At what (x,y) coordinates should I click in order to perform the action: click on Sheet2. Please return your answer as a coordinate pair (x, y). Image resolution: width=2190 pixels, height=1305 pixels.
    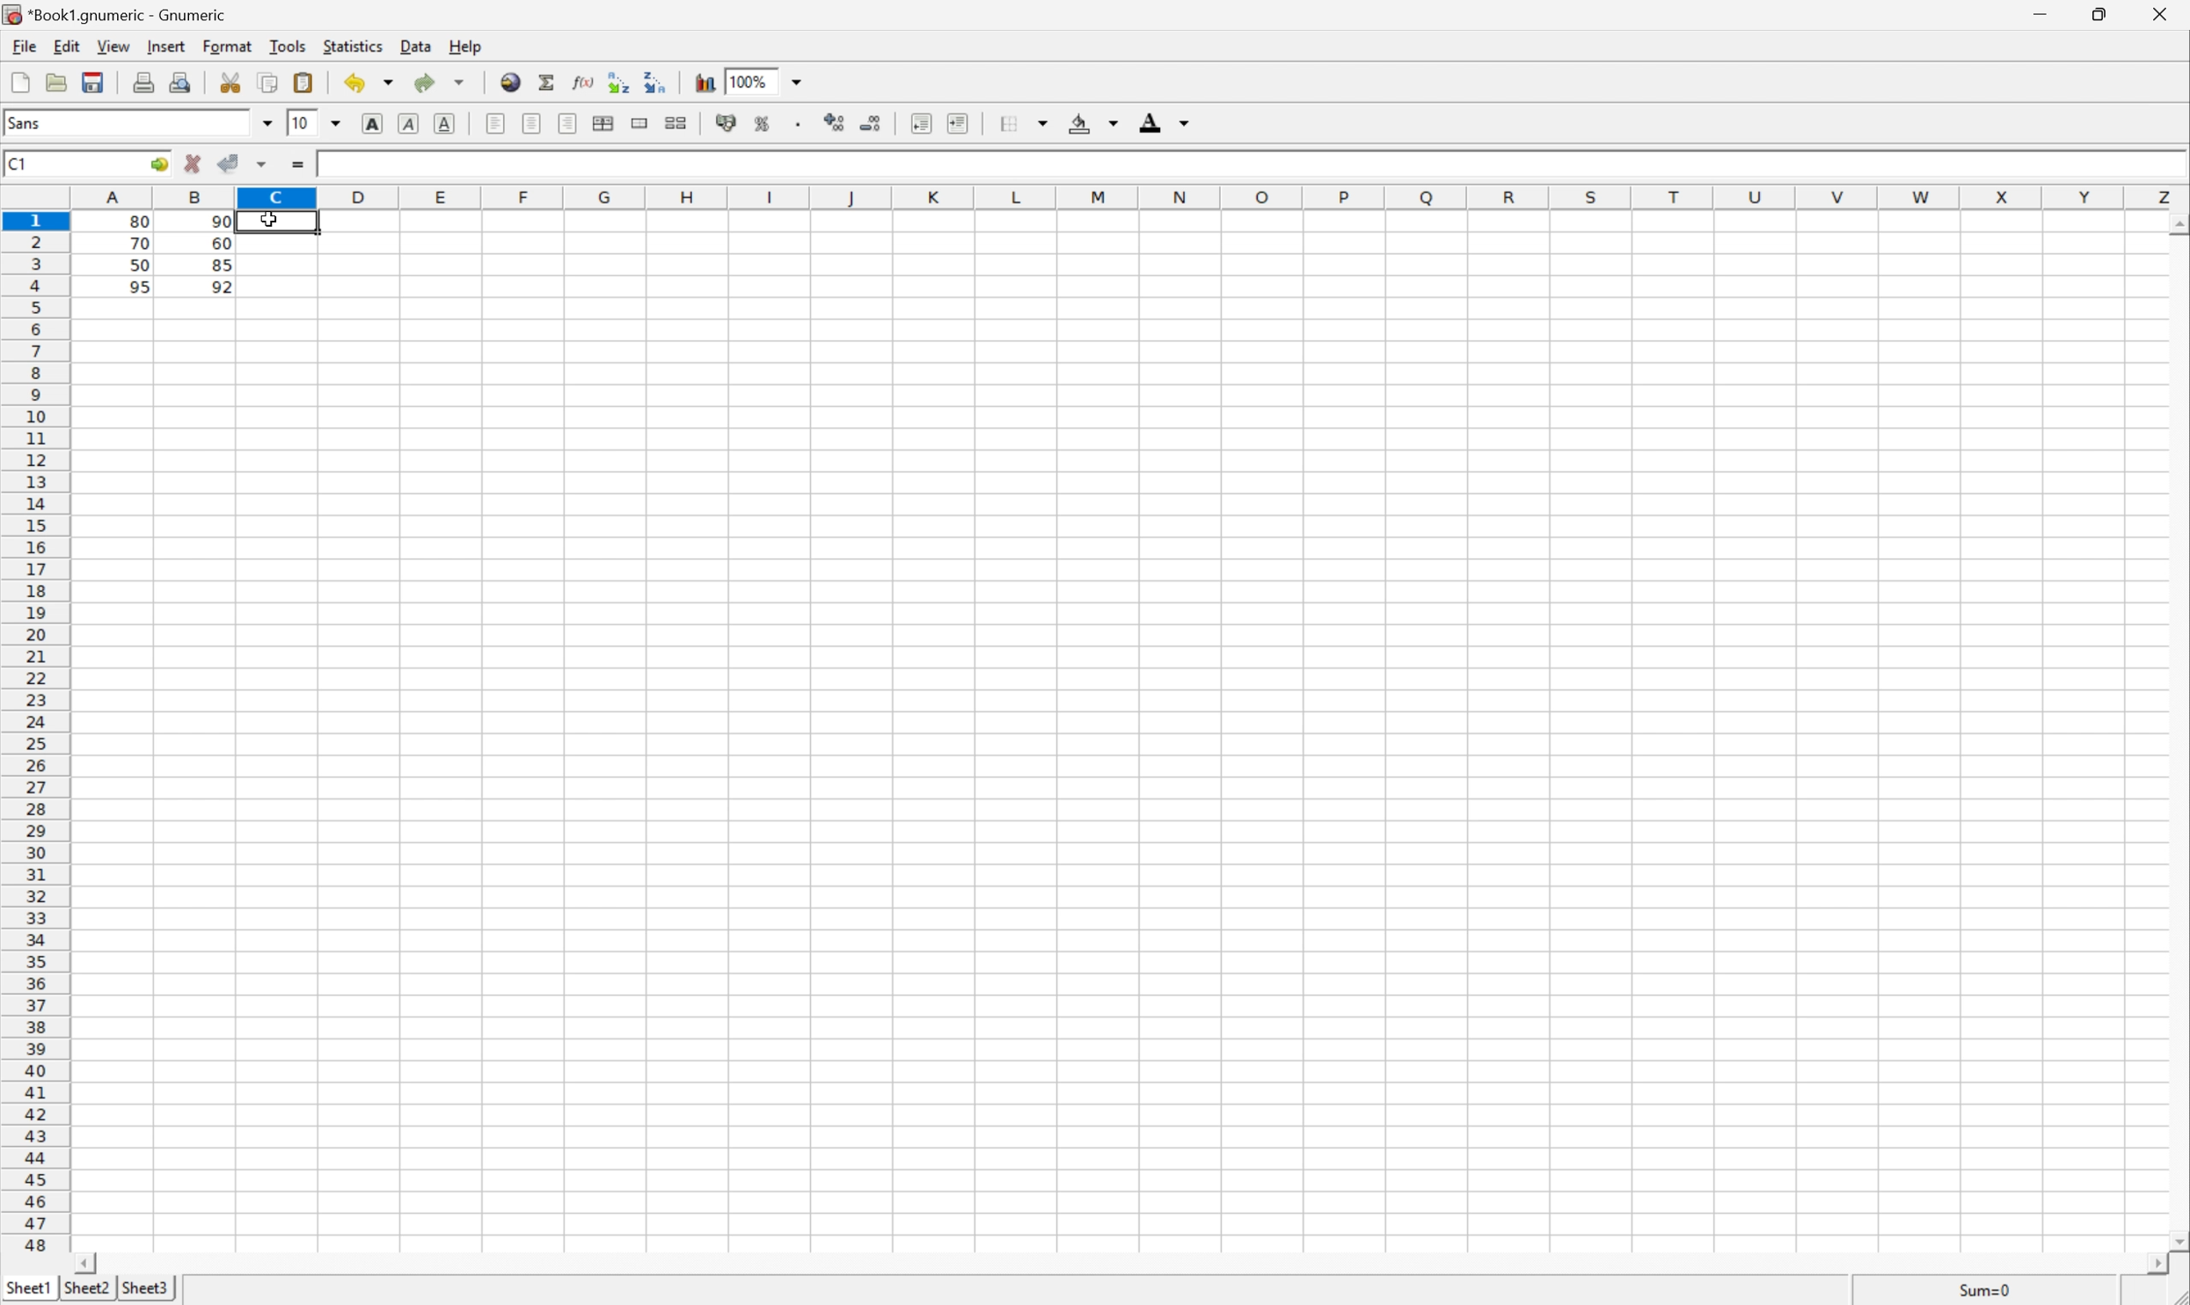
    Looking at the image, I should click on (86, 1288).